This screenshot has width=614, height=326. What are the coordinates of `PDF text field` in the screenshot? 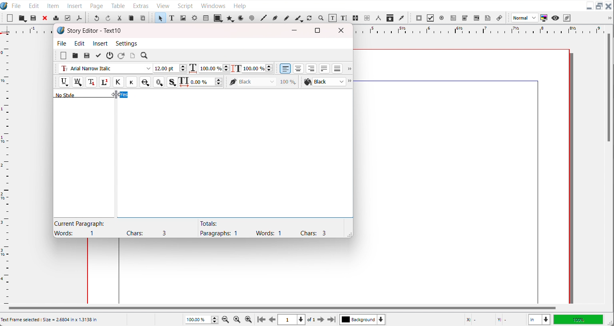 It's located at (453, 18).